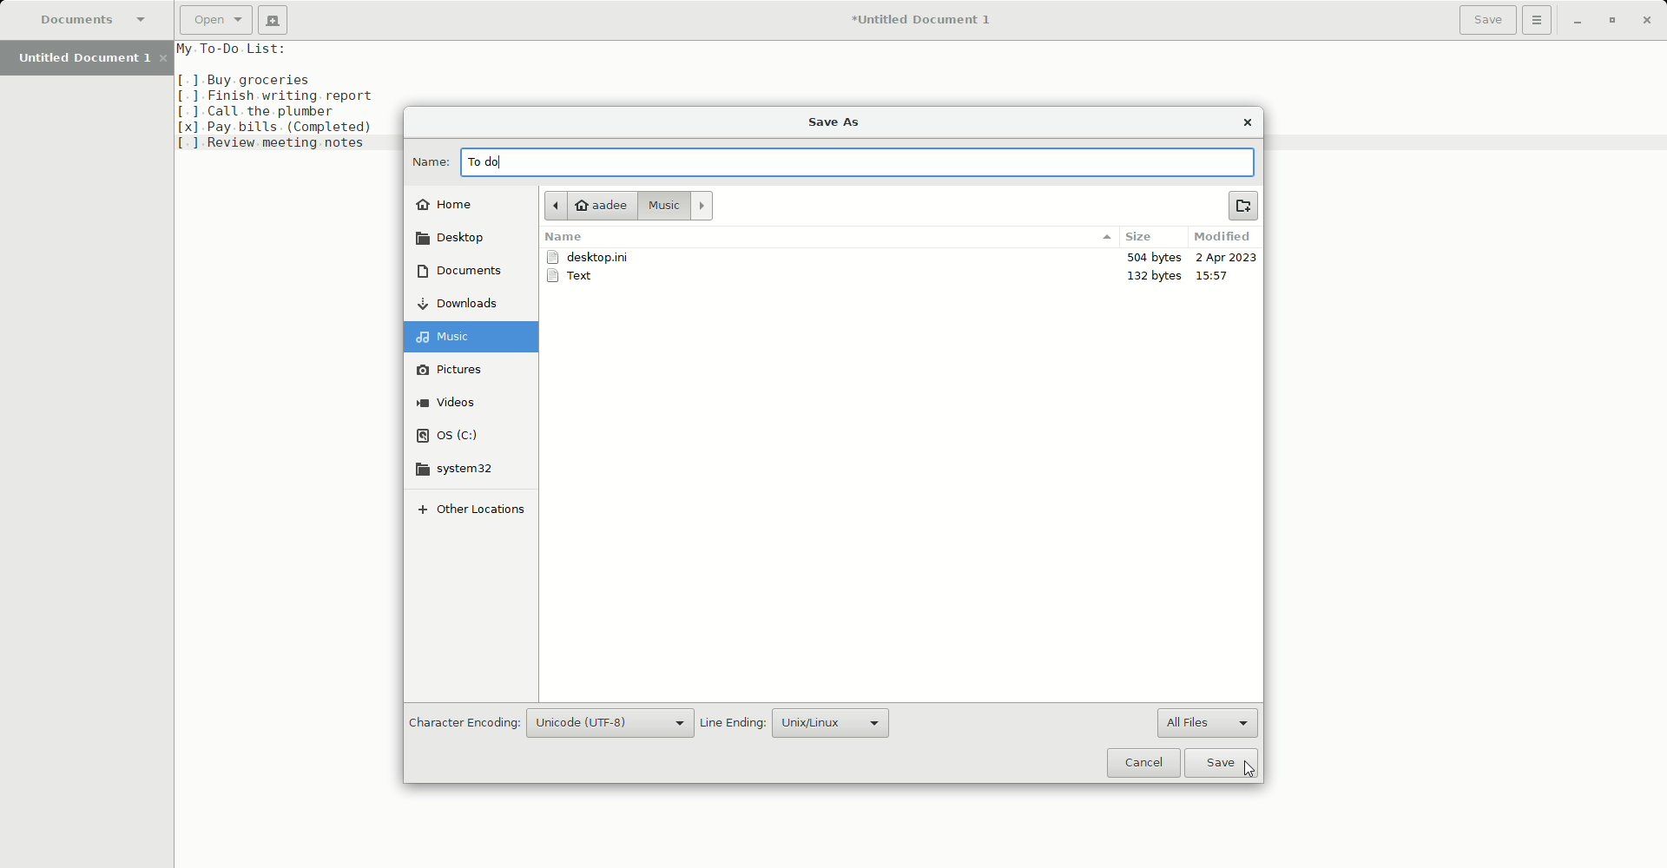 This screenshot has width=1667, height=868. Describe the element at coordinates (675, 206) in the screenshot. I see `Music` at that location.